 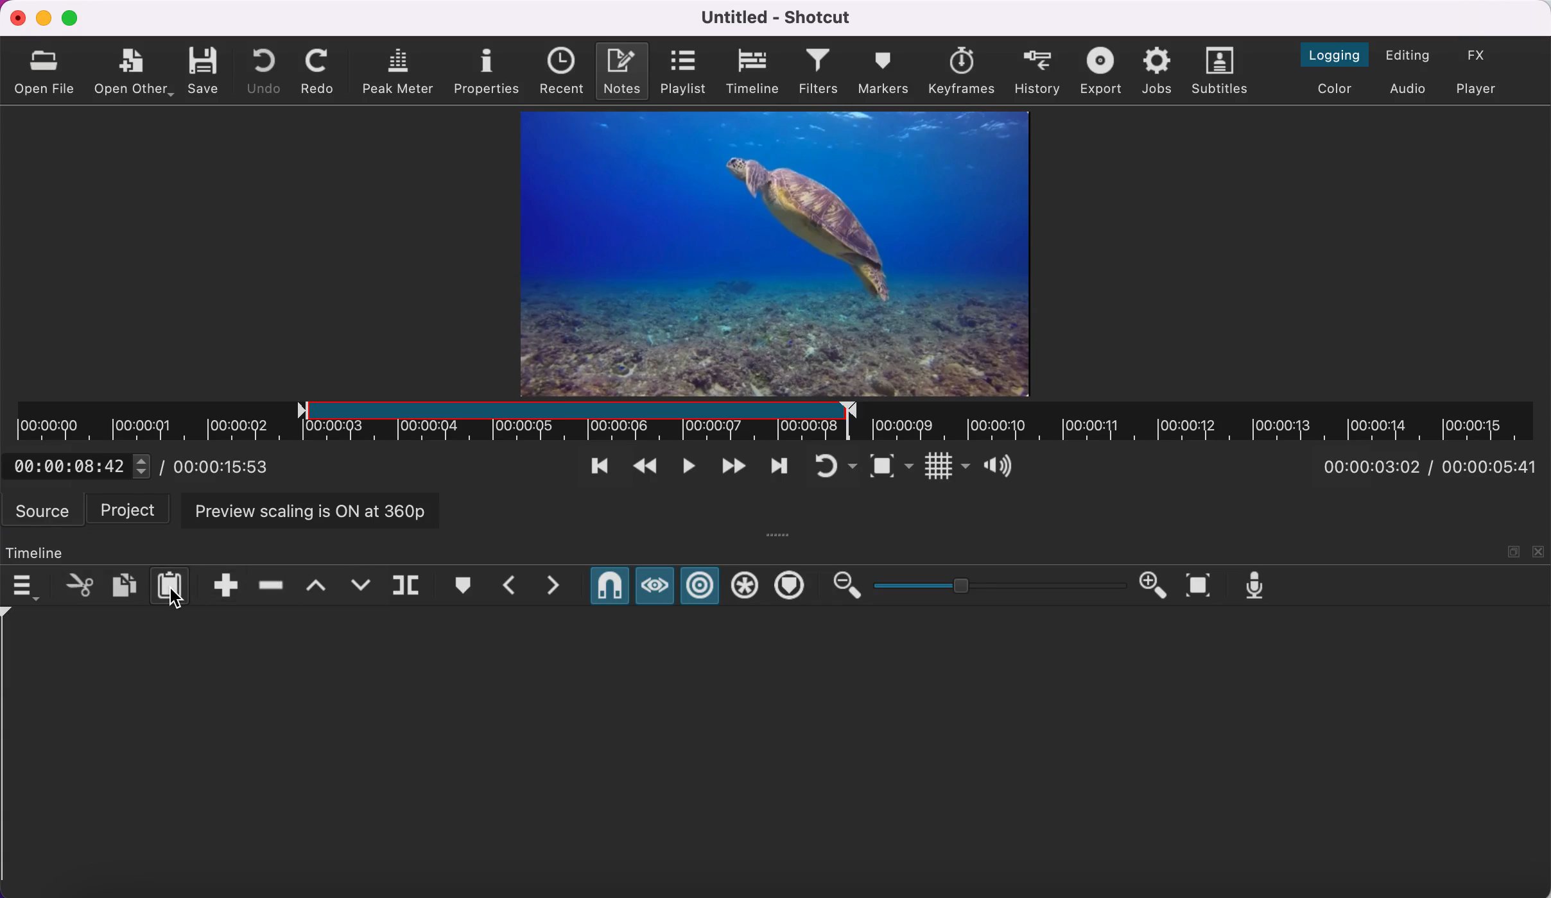 I want to click on cut, so click(x=76, y=583).